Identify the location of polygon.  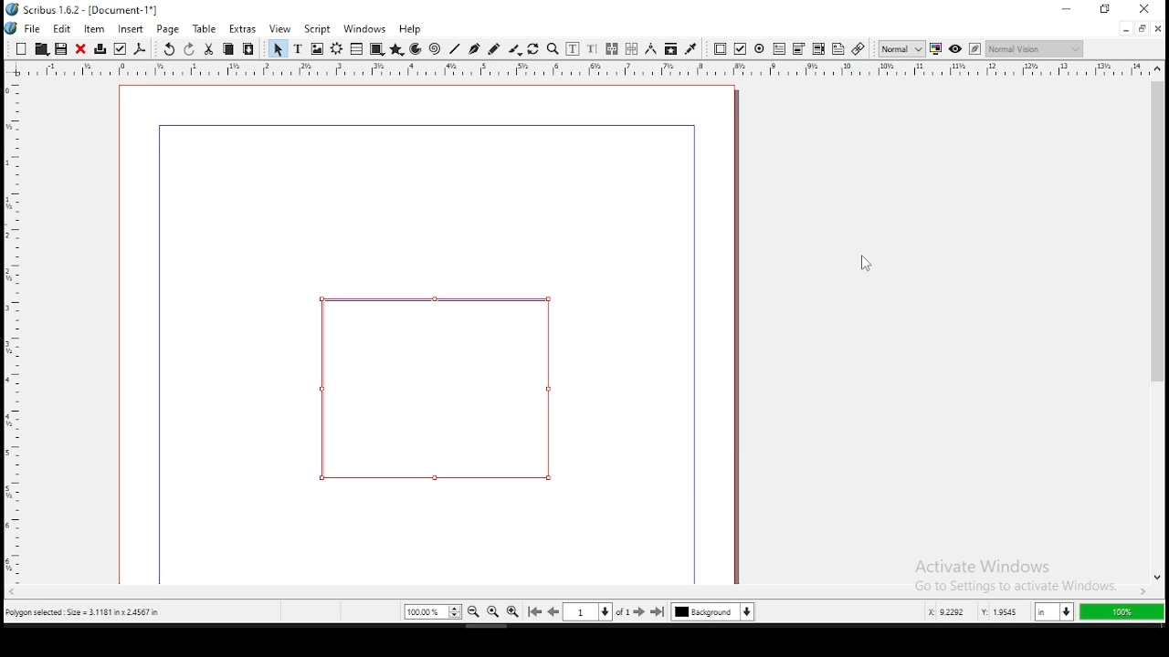
(397, 50).